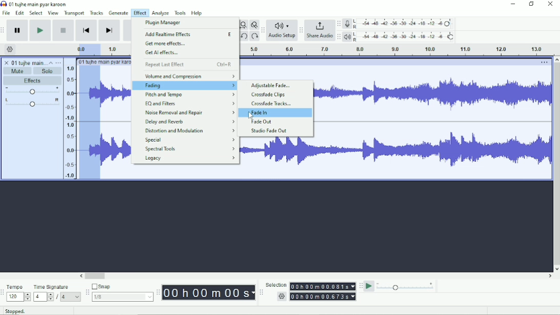  Describe the element at coordinates (7, 63) in the screenshot. I see `cancel logo` at that location.